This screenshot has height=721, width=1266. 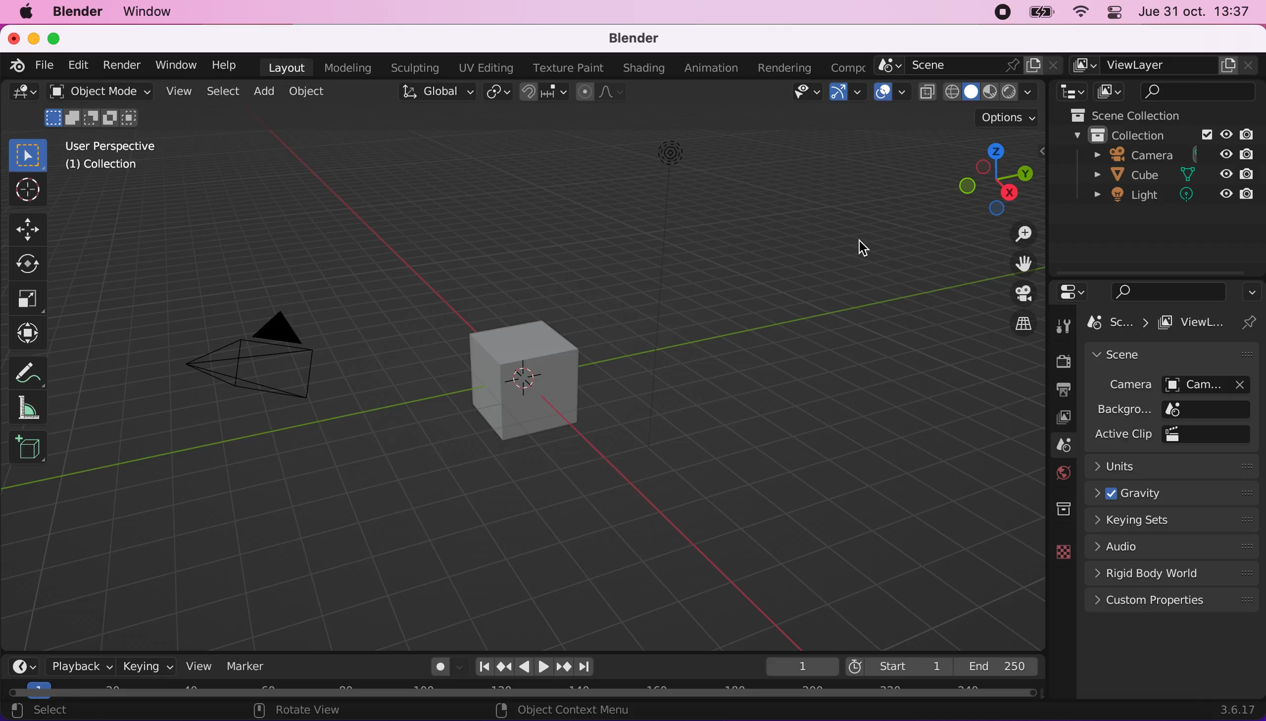 I want to click on rotate view, so click(x=298, y=711).